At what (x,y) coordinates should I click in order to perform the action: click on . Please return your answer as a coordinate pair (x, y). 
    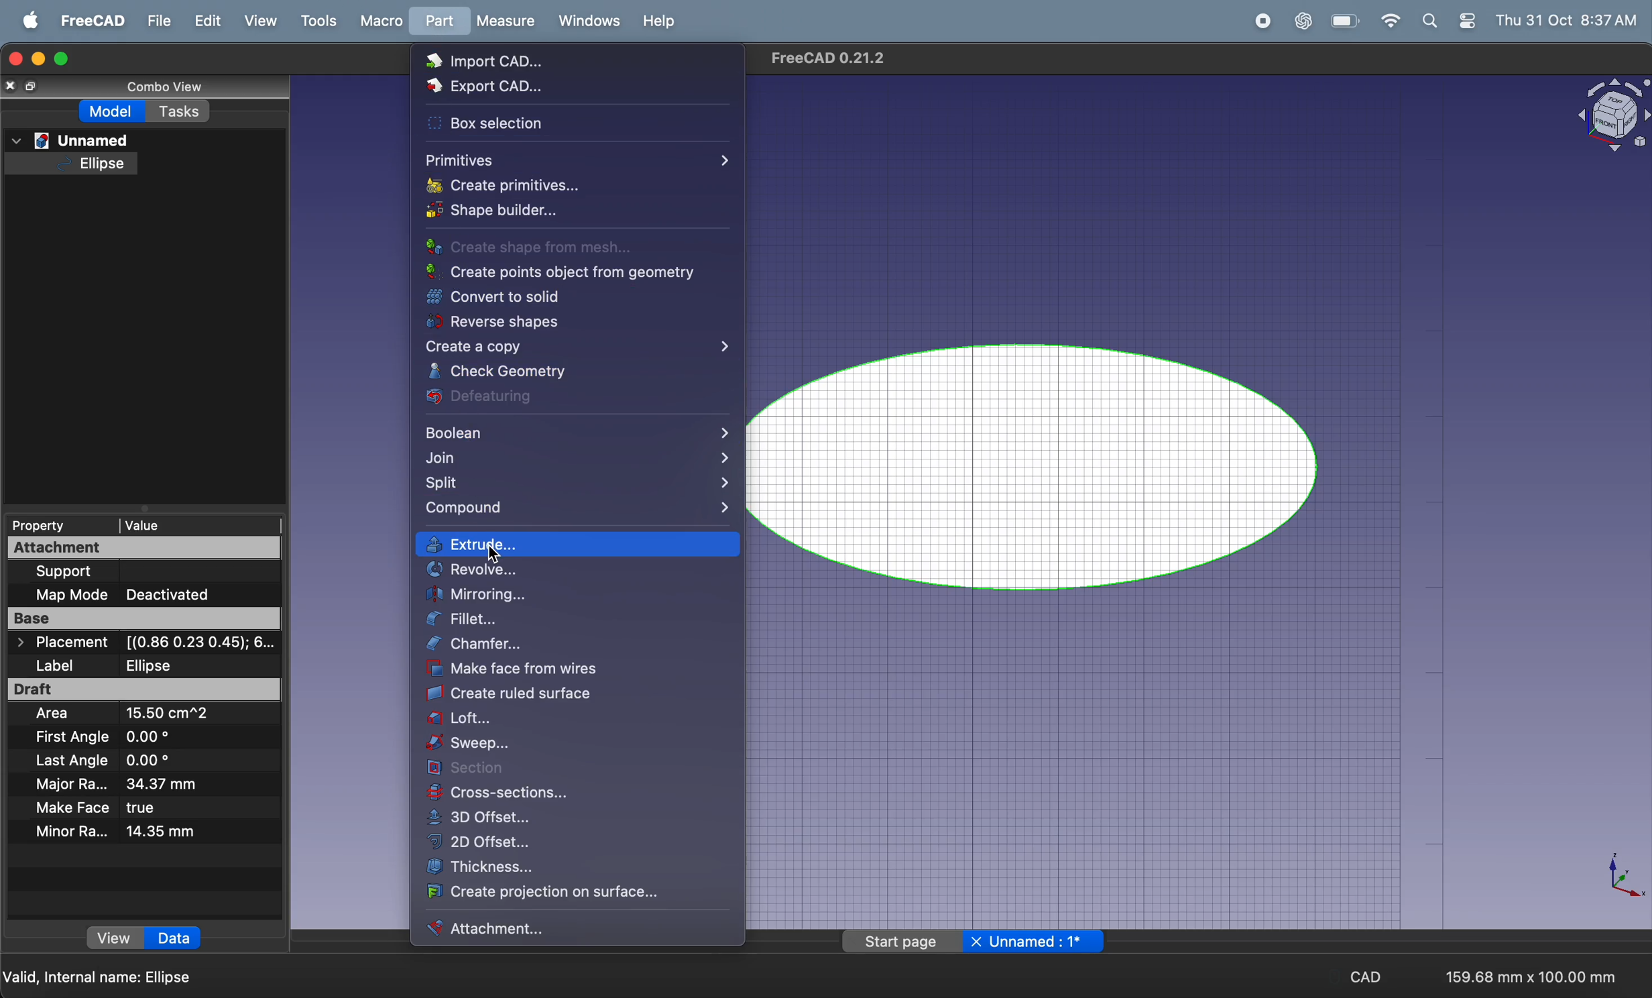
    Looking at the image, I should click on (566, 932).